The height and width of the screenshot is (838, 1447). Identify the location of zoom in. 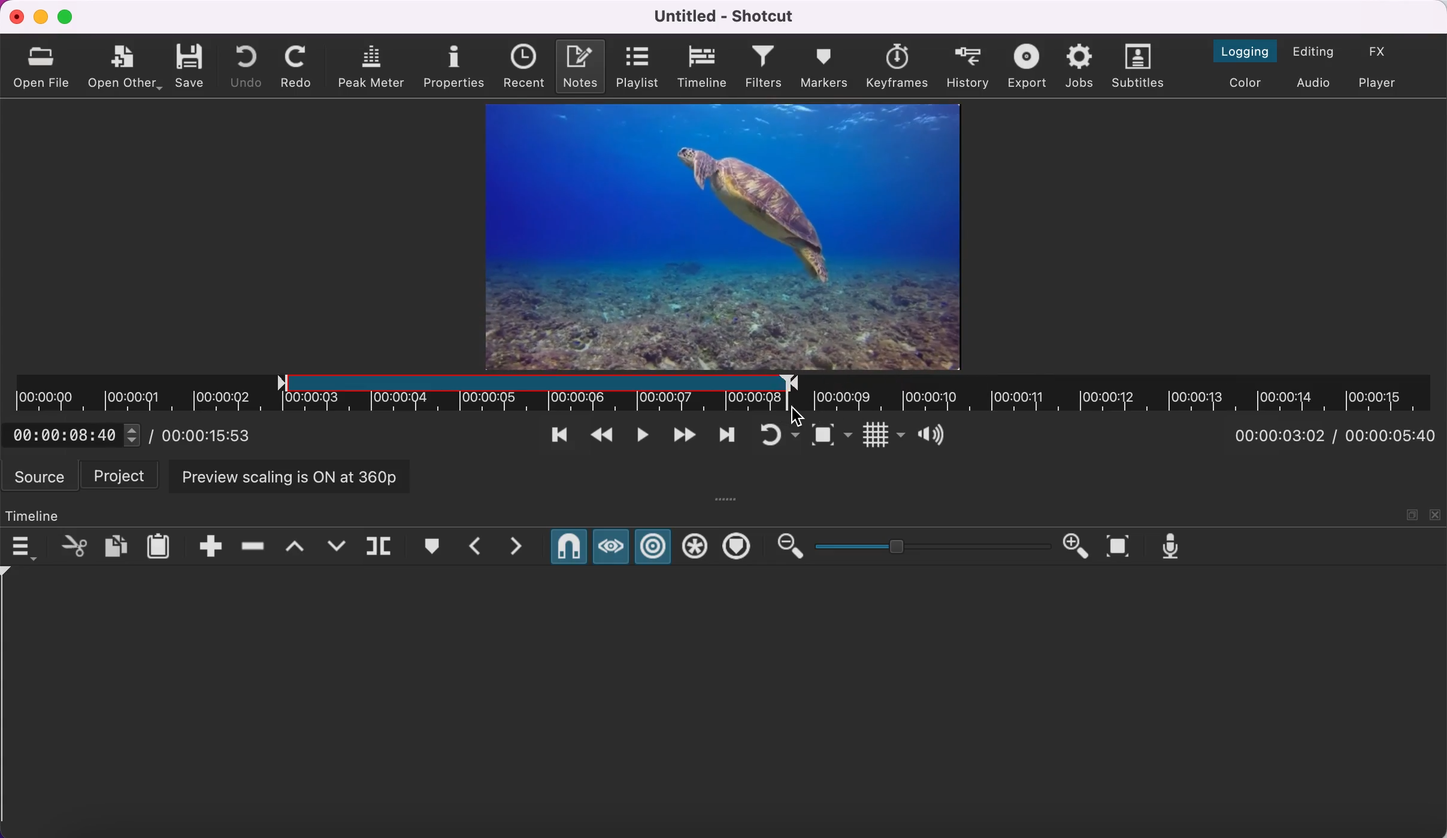
(1079, 546).